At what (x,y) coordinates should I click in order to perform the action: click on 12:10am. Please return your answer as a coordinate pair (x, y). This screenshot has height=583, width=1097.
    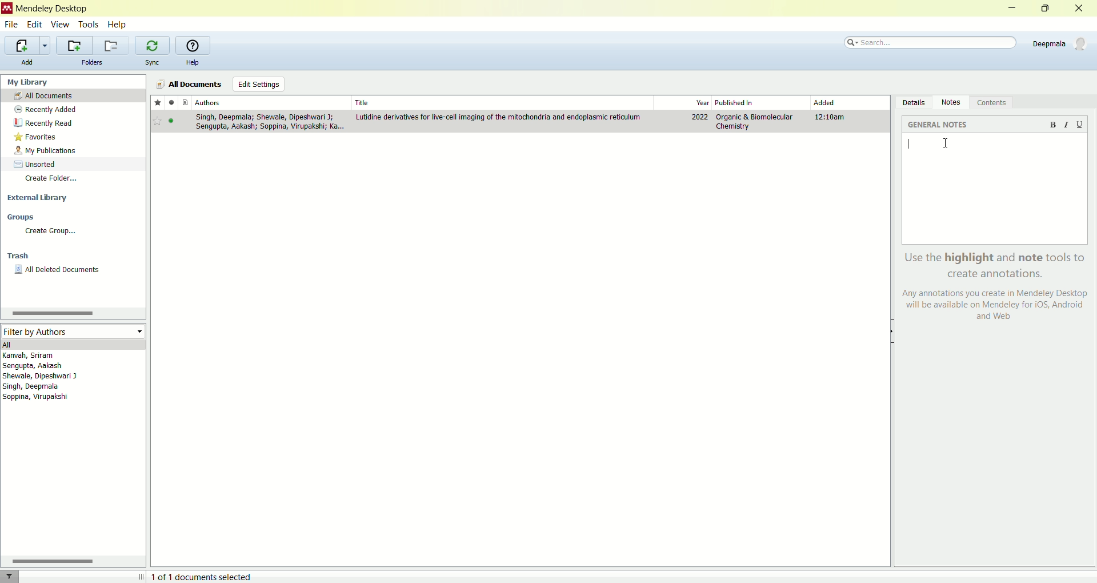
    Looking at the image, I should click on (832, 118).